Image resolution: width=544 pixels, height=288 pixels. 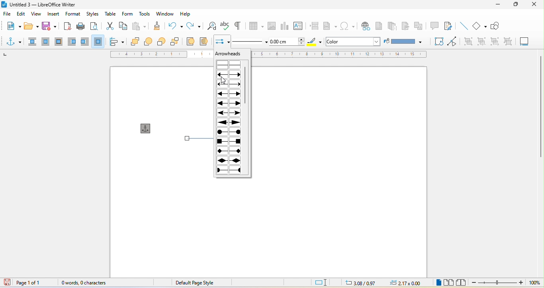 What do you see at coordinates (176, 43) in the screenshot?
I see `send to back` at bounding box center [176, 43].